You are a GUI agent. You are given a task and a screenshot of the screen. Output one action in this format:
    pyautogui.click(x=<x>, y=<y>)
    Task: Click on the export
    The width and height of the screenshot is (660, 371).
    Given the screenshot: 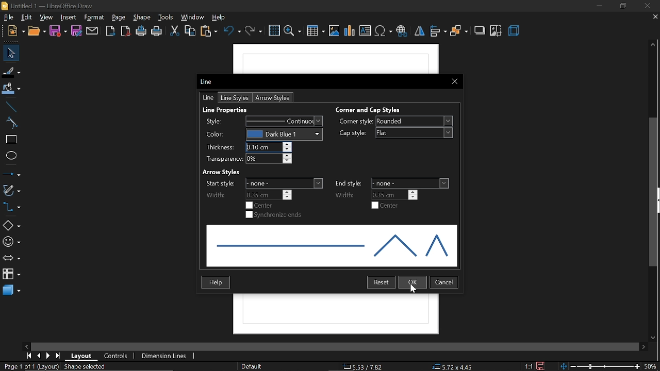 What is the action you would take?
    pyautogui.click(x=110, y=31)
    